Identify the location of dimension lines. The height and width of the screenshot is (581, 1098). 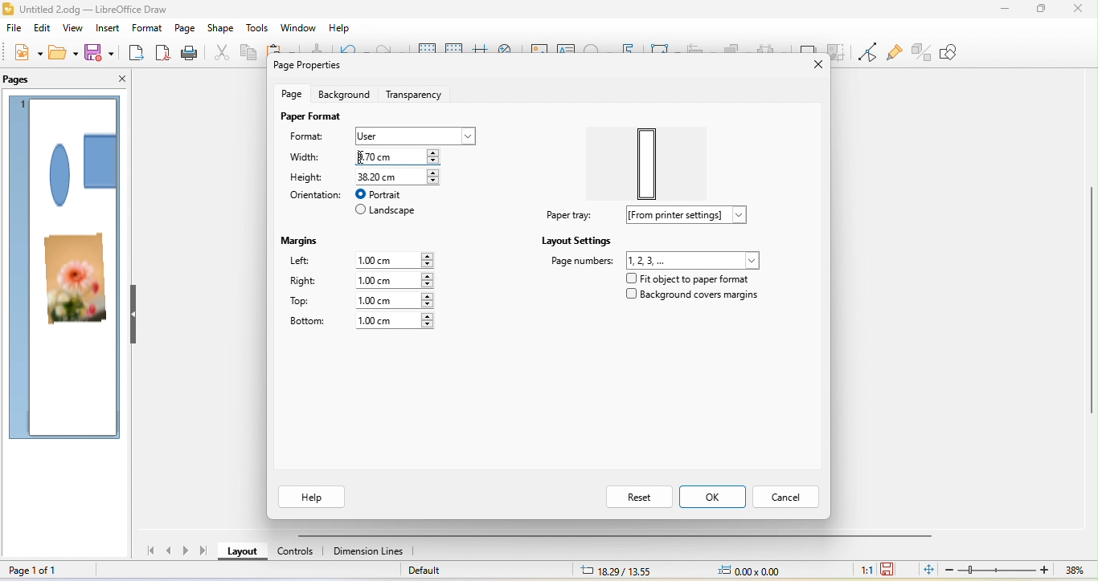
(370, 553).